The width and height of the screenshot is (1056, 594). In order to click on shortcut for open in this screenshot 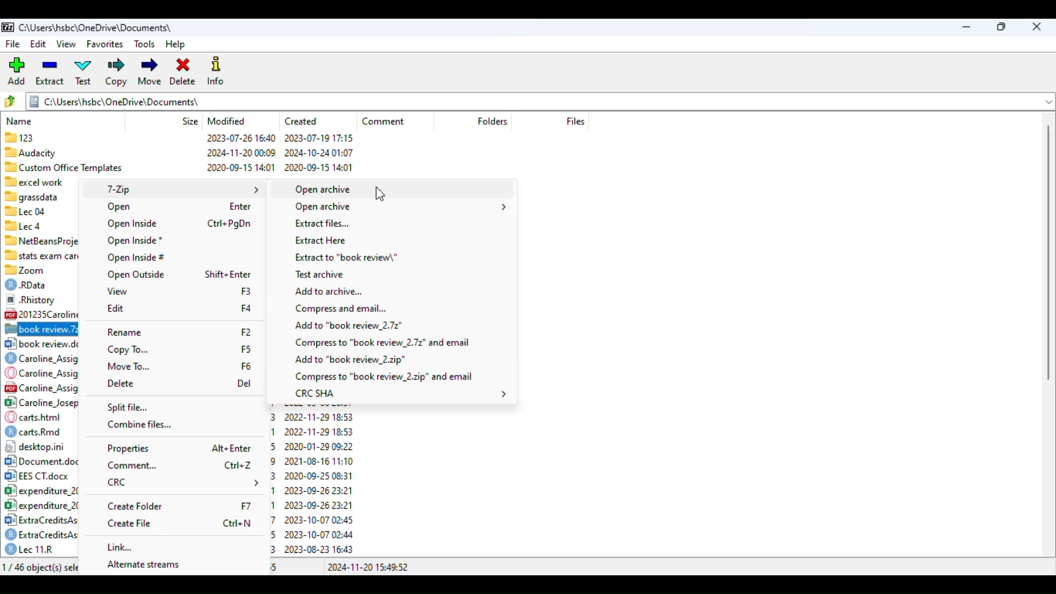, I will do `click(240, 207)`.